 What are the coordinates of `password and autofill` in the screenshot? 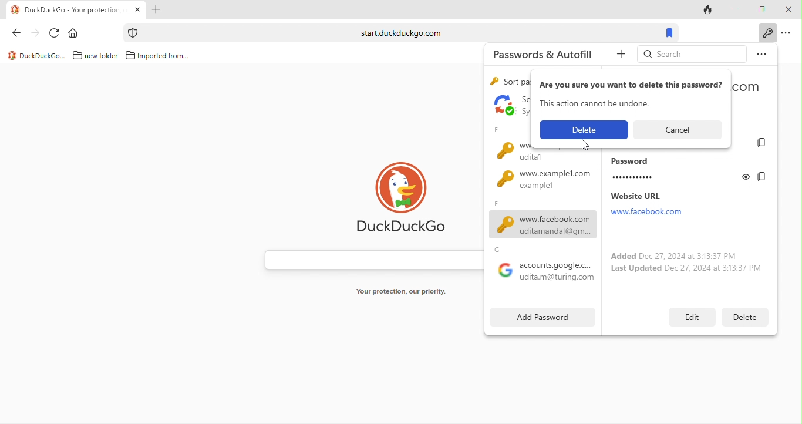 It's located at (766, 33).